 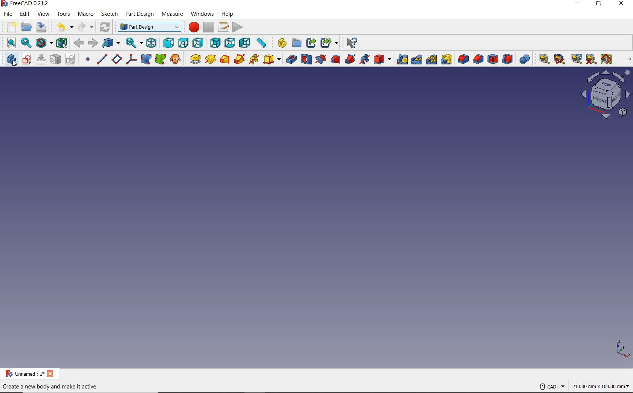 What do you see at coordinates (56, 59) in the screenshot?
I see `MAP SKETCH TO FACE` at bounding box center [56, 59].